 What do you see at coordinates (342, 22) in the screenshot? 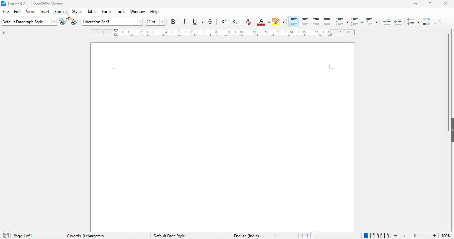
I see `toggle unordered list` at bounding box center [342, 22].